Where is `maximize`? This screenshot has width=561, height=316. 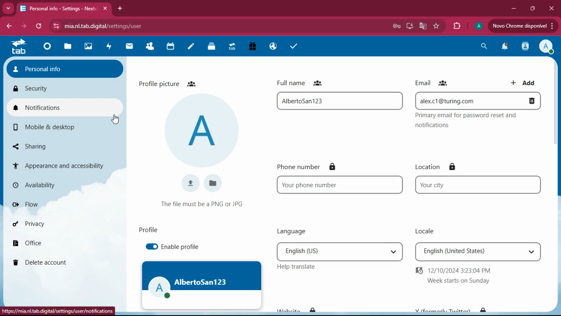
maximize is located at coordinates (532, 9).